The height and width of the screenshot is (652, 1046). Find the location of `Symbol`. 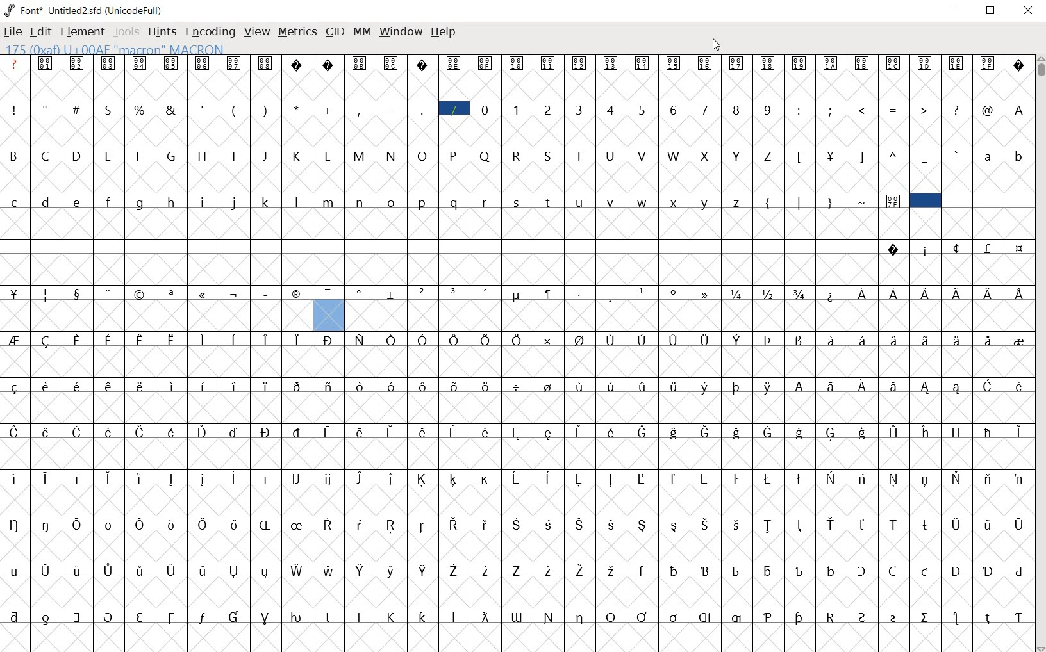

Symbol is located at coordinates (297, 386).